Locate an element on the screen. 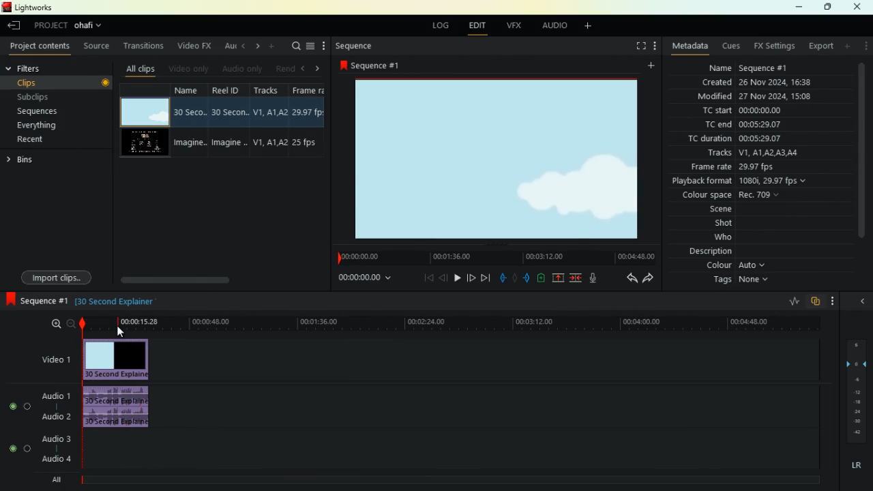 This screenshot has height=491, width=873. maximize is located at coordinates (829, 8).